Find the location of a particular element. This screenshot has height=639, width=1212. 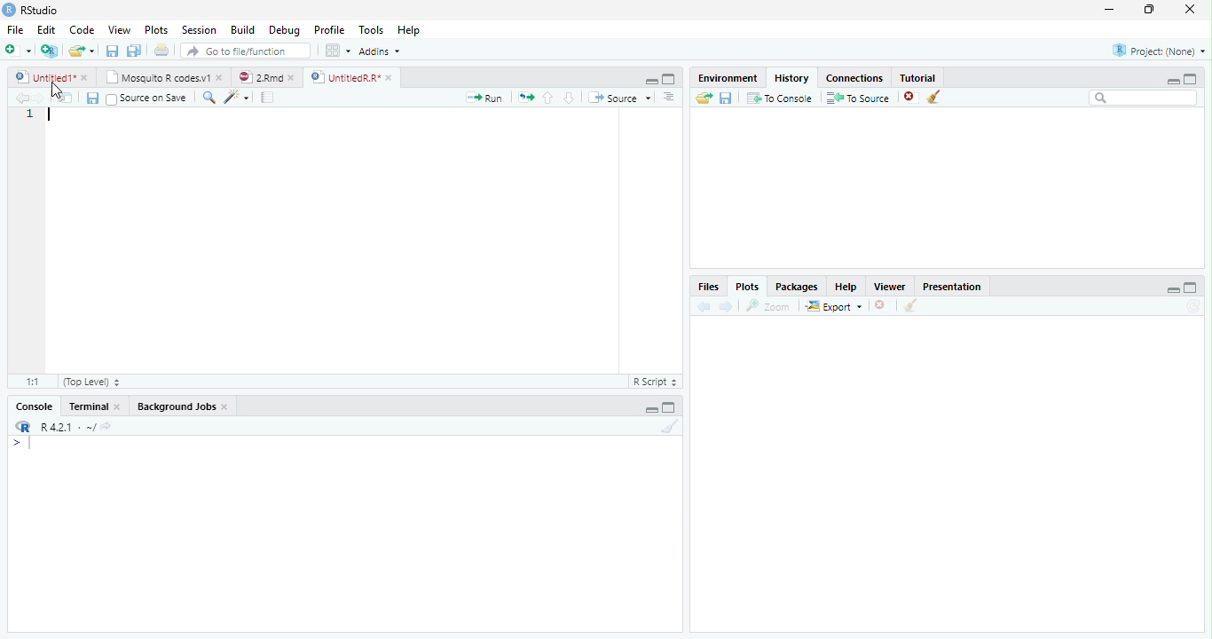

Addins is located at coordinates (378, 51).